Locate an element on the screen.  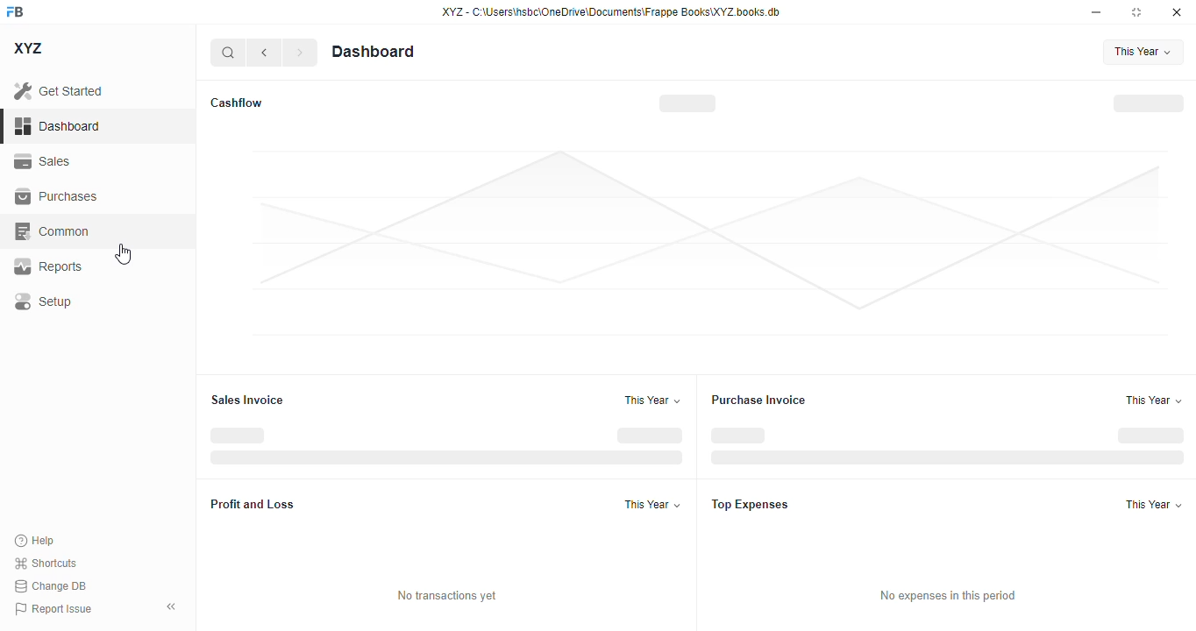
this year is located at coordinates (1144, 53).